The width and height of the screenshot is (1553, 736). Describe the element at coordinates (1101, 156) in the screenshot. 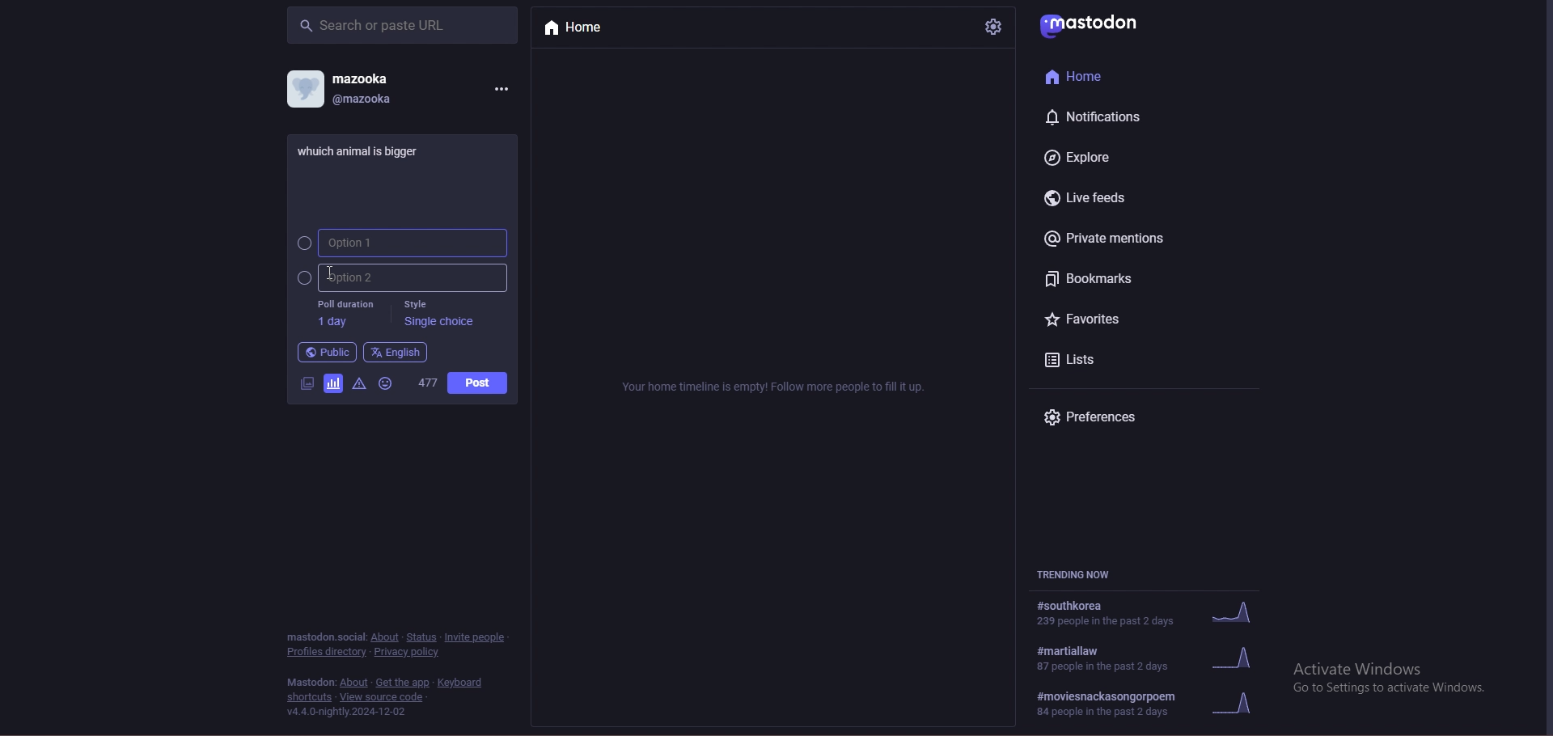

I see `explore` at that location.